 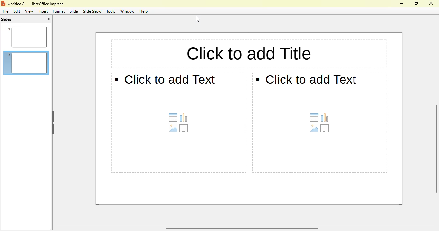 I want to click on help, so click(x=144, y=11).